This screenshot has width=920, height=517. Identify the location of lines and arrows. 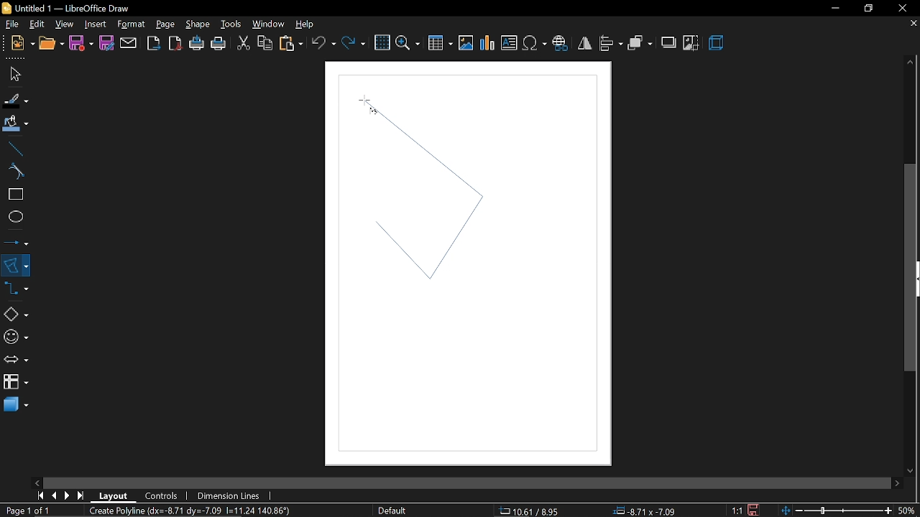
(17, 240).